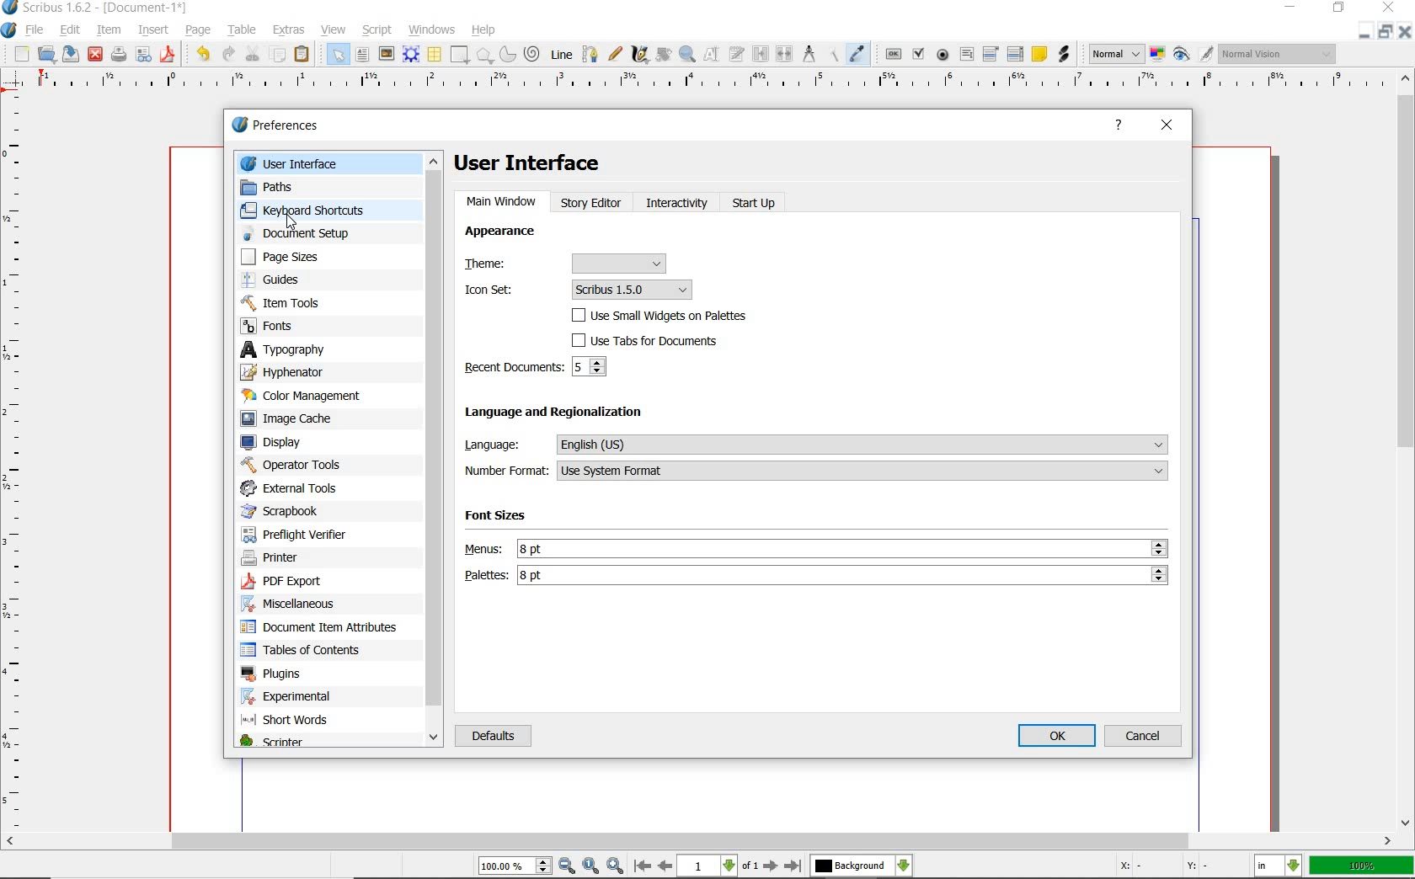 This screenshot has height=879, width=1415. Describe the element at coordinates (492, 738) in the screenshot. I see `defaults` at that location.